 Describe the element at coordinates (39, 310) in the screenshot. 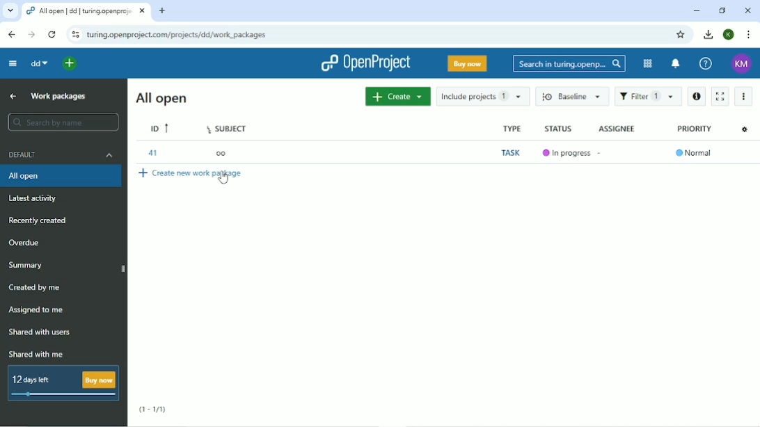

I see `Assigned to me` at that location.